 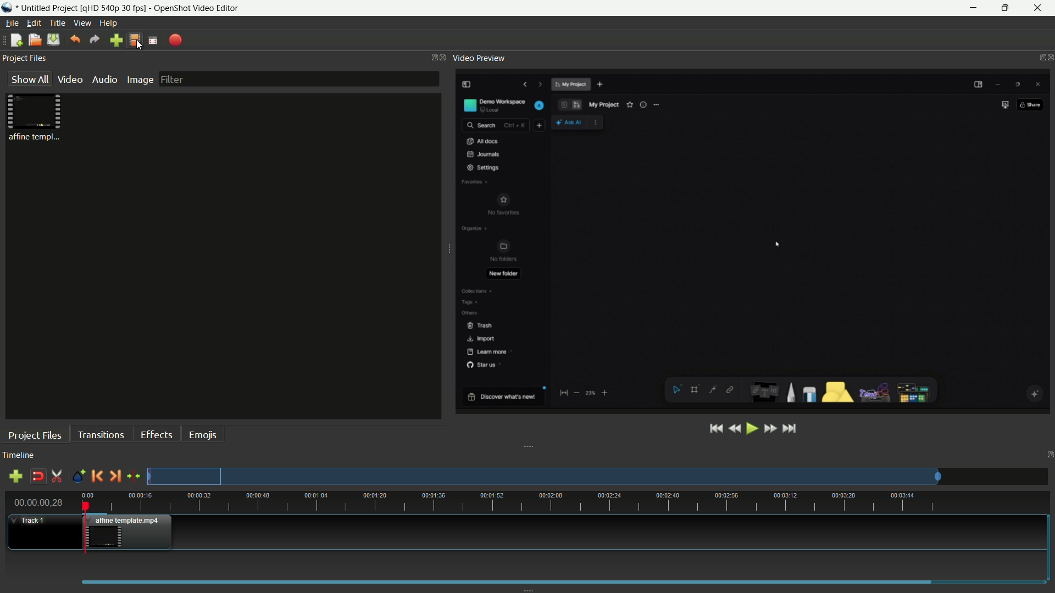 What do you see at coordinates (131, 532) in the screenshot?
I see `video in timeline` at bounding box center [131, 532].